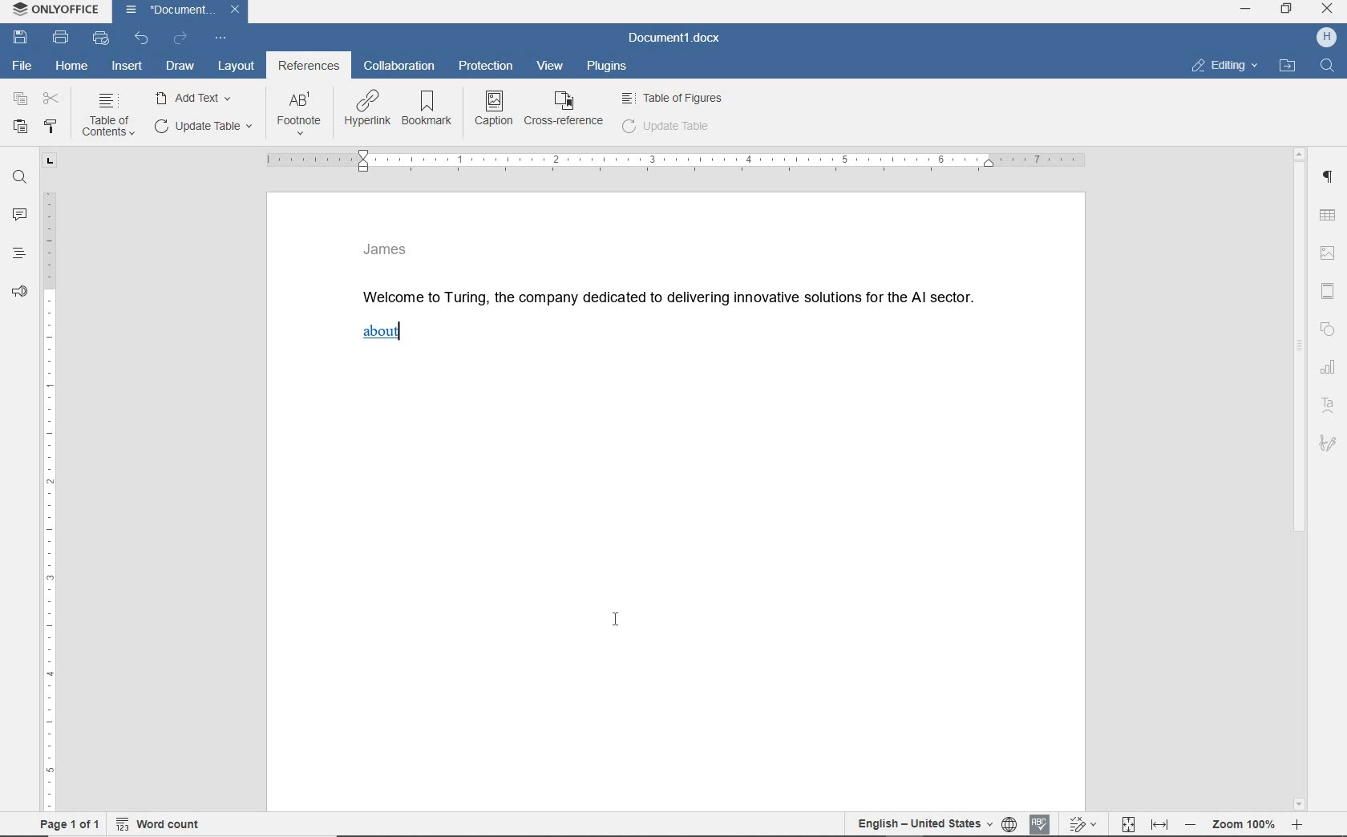 The width and height of the screenshot is (1347, 837). What do you see at coordinates (609, 70) in the screenshot?
I see `plugins` at bounding box center [609, 70].